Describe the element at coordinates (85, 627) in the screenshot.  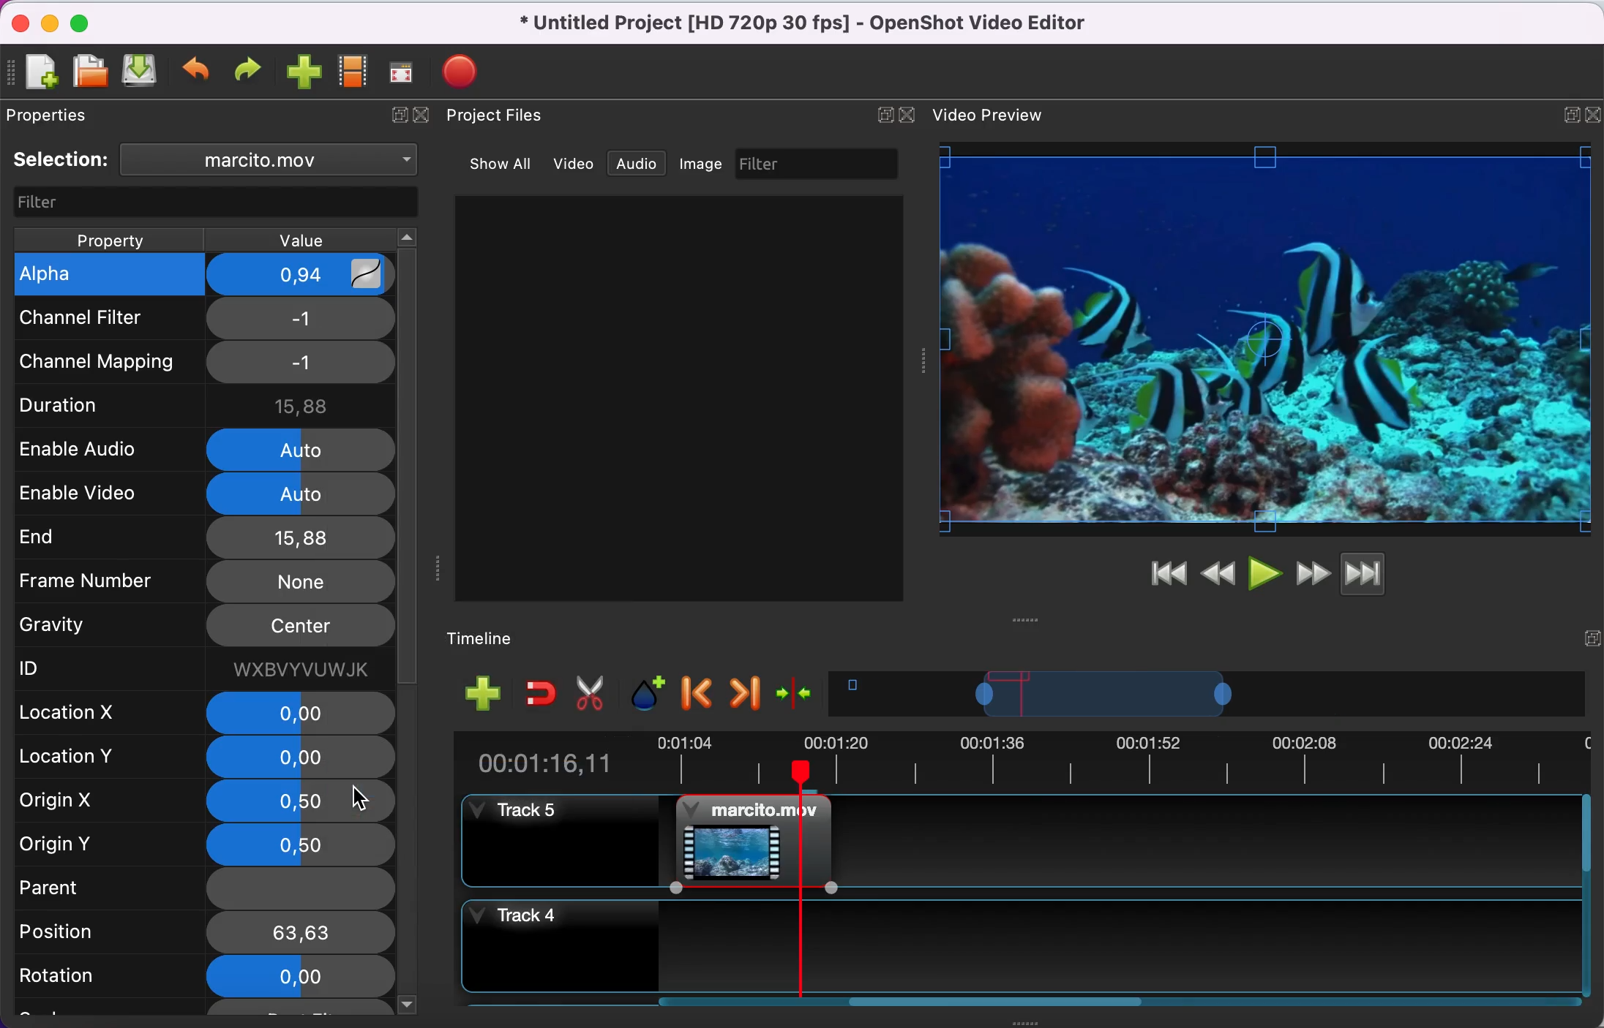
I see `Gravity` at that location.